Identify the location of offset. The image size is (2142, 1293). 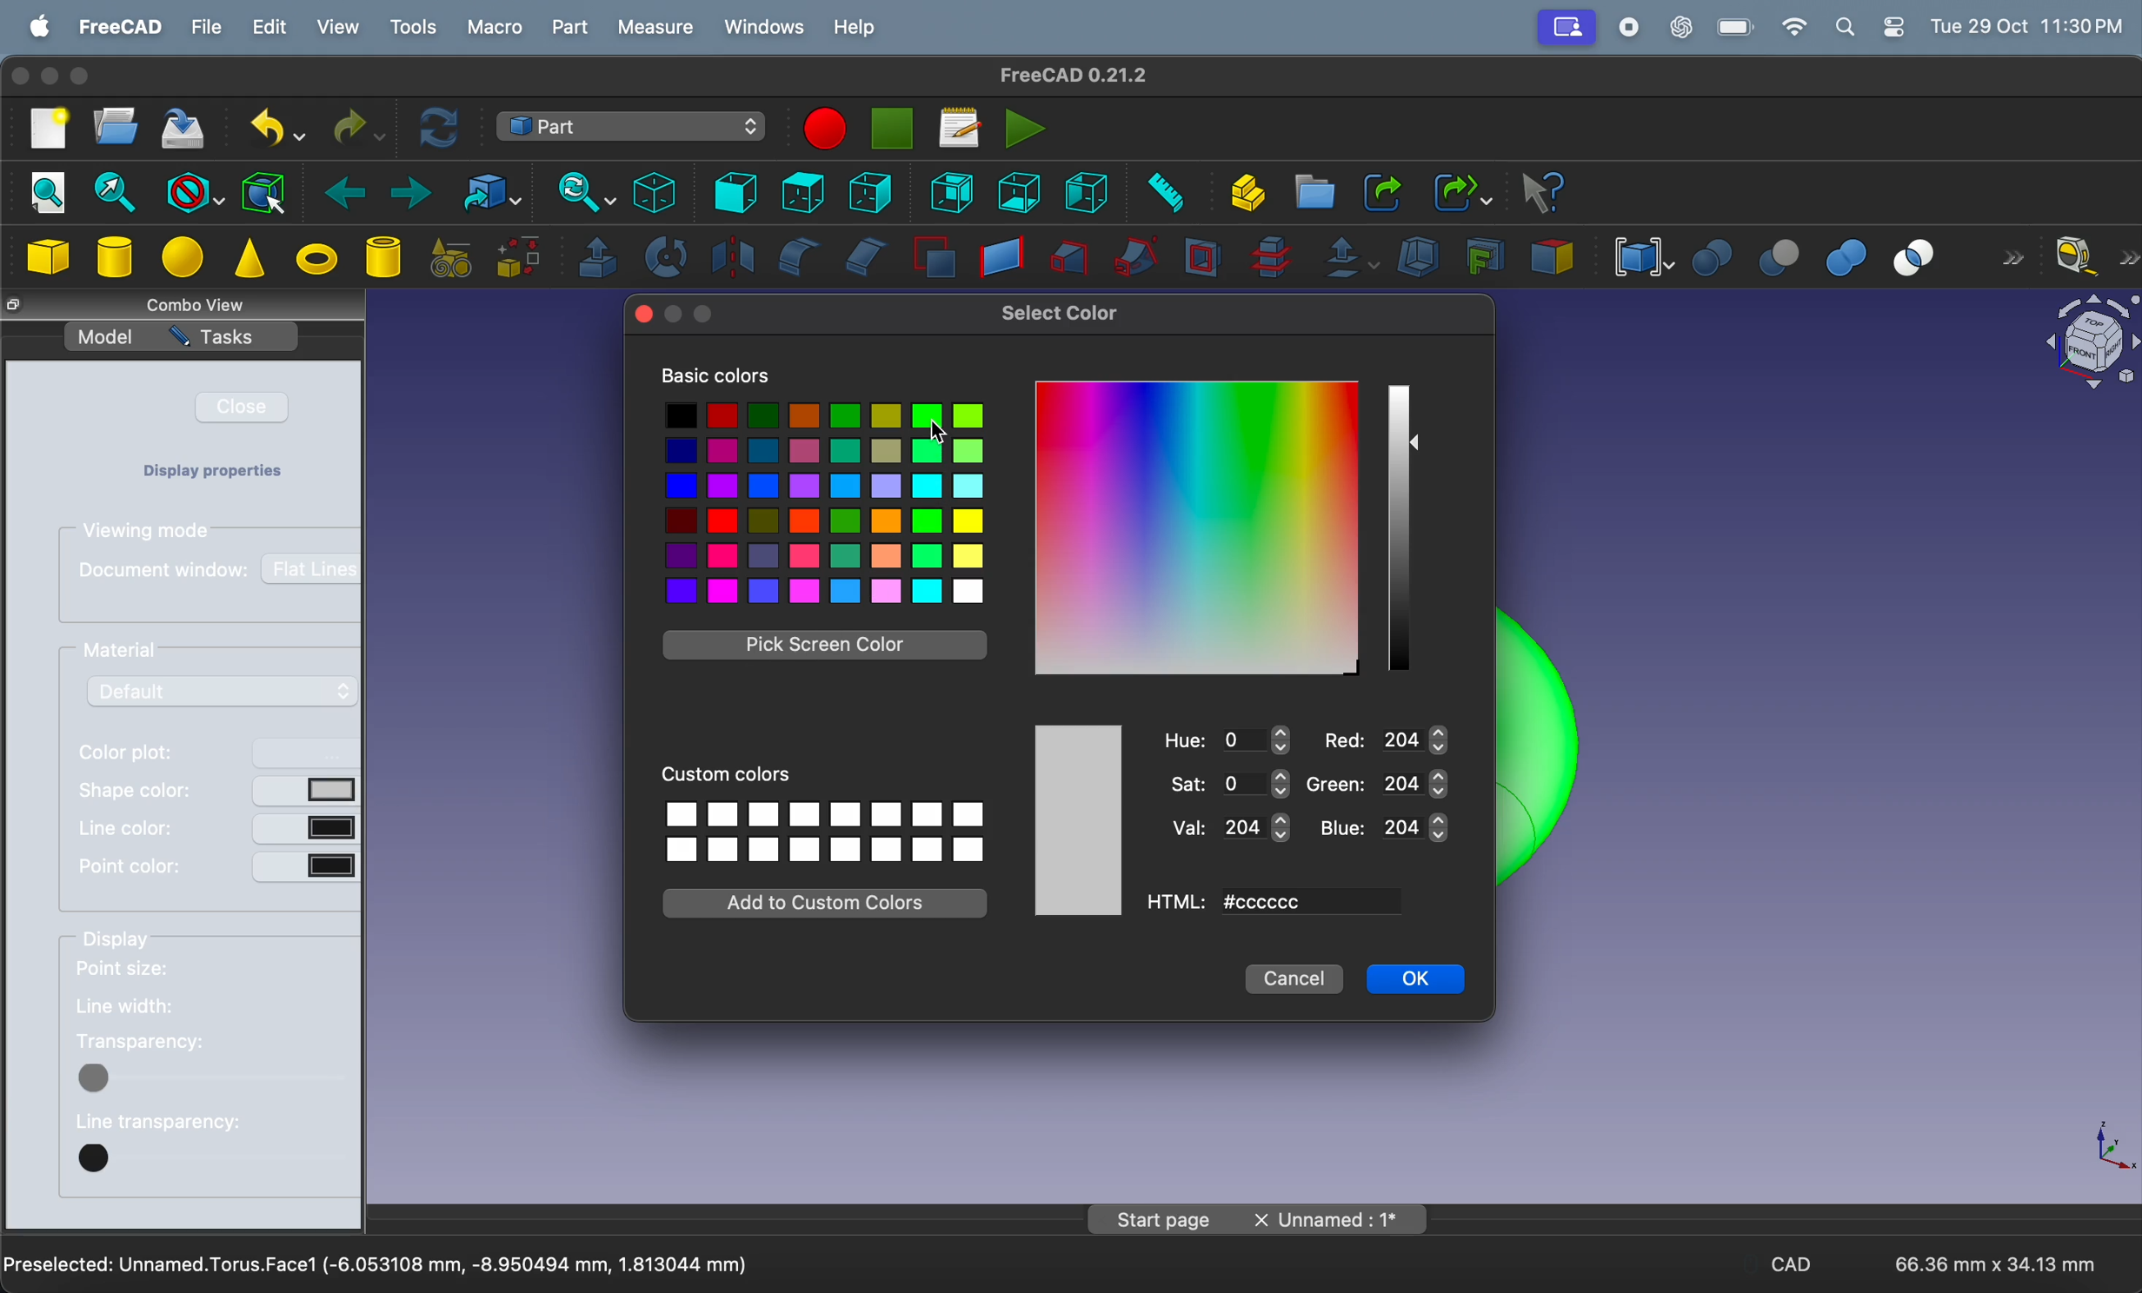
(1347, 258).